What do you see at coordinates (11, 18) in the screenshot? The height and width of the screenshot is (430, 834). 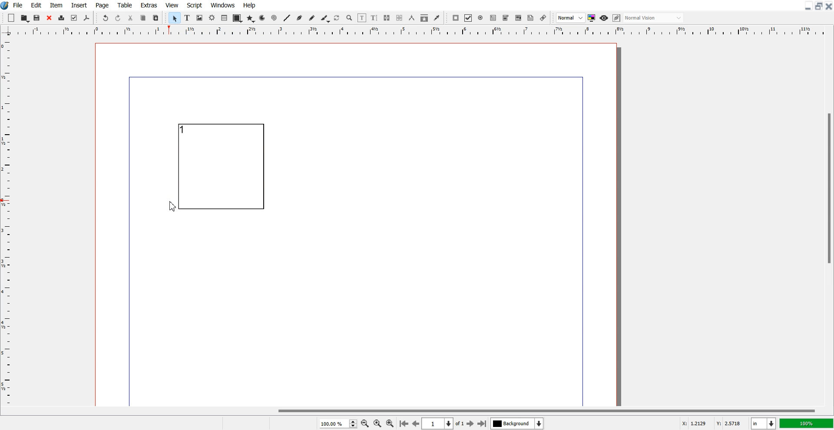 I see `New` at bounding box center [11, 18].